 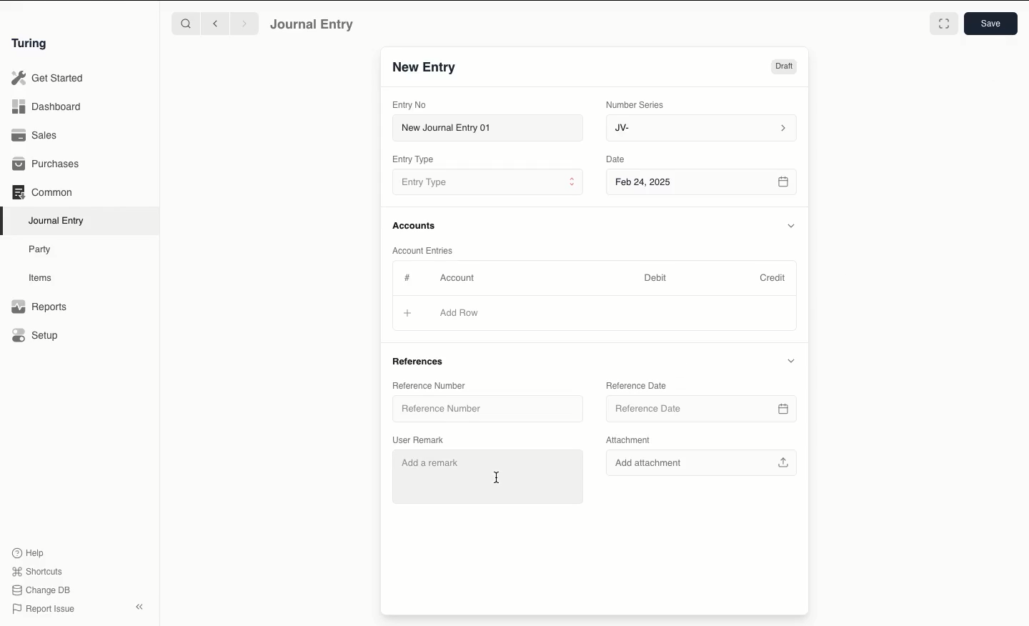 I want to click on Add Row, so click(x=460, y=314).